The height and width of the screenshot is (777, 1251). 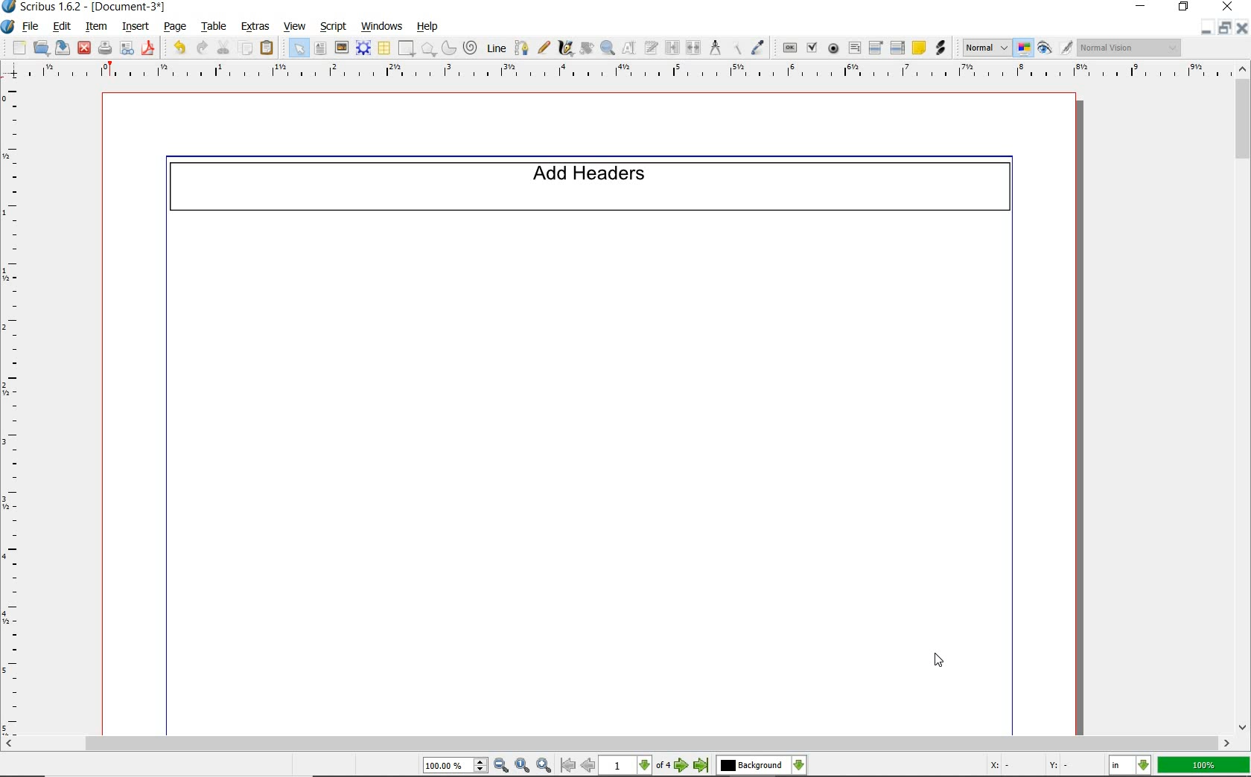 I want to click on view, so click(x=295, y=28).